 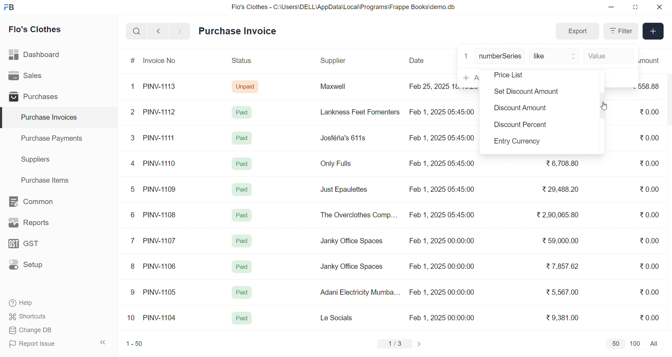 I want to click on Paid, so click(x=243, y=188).